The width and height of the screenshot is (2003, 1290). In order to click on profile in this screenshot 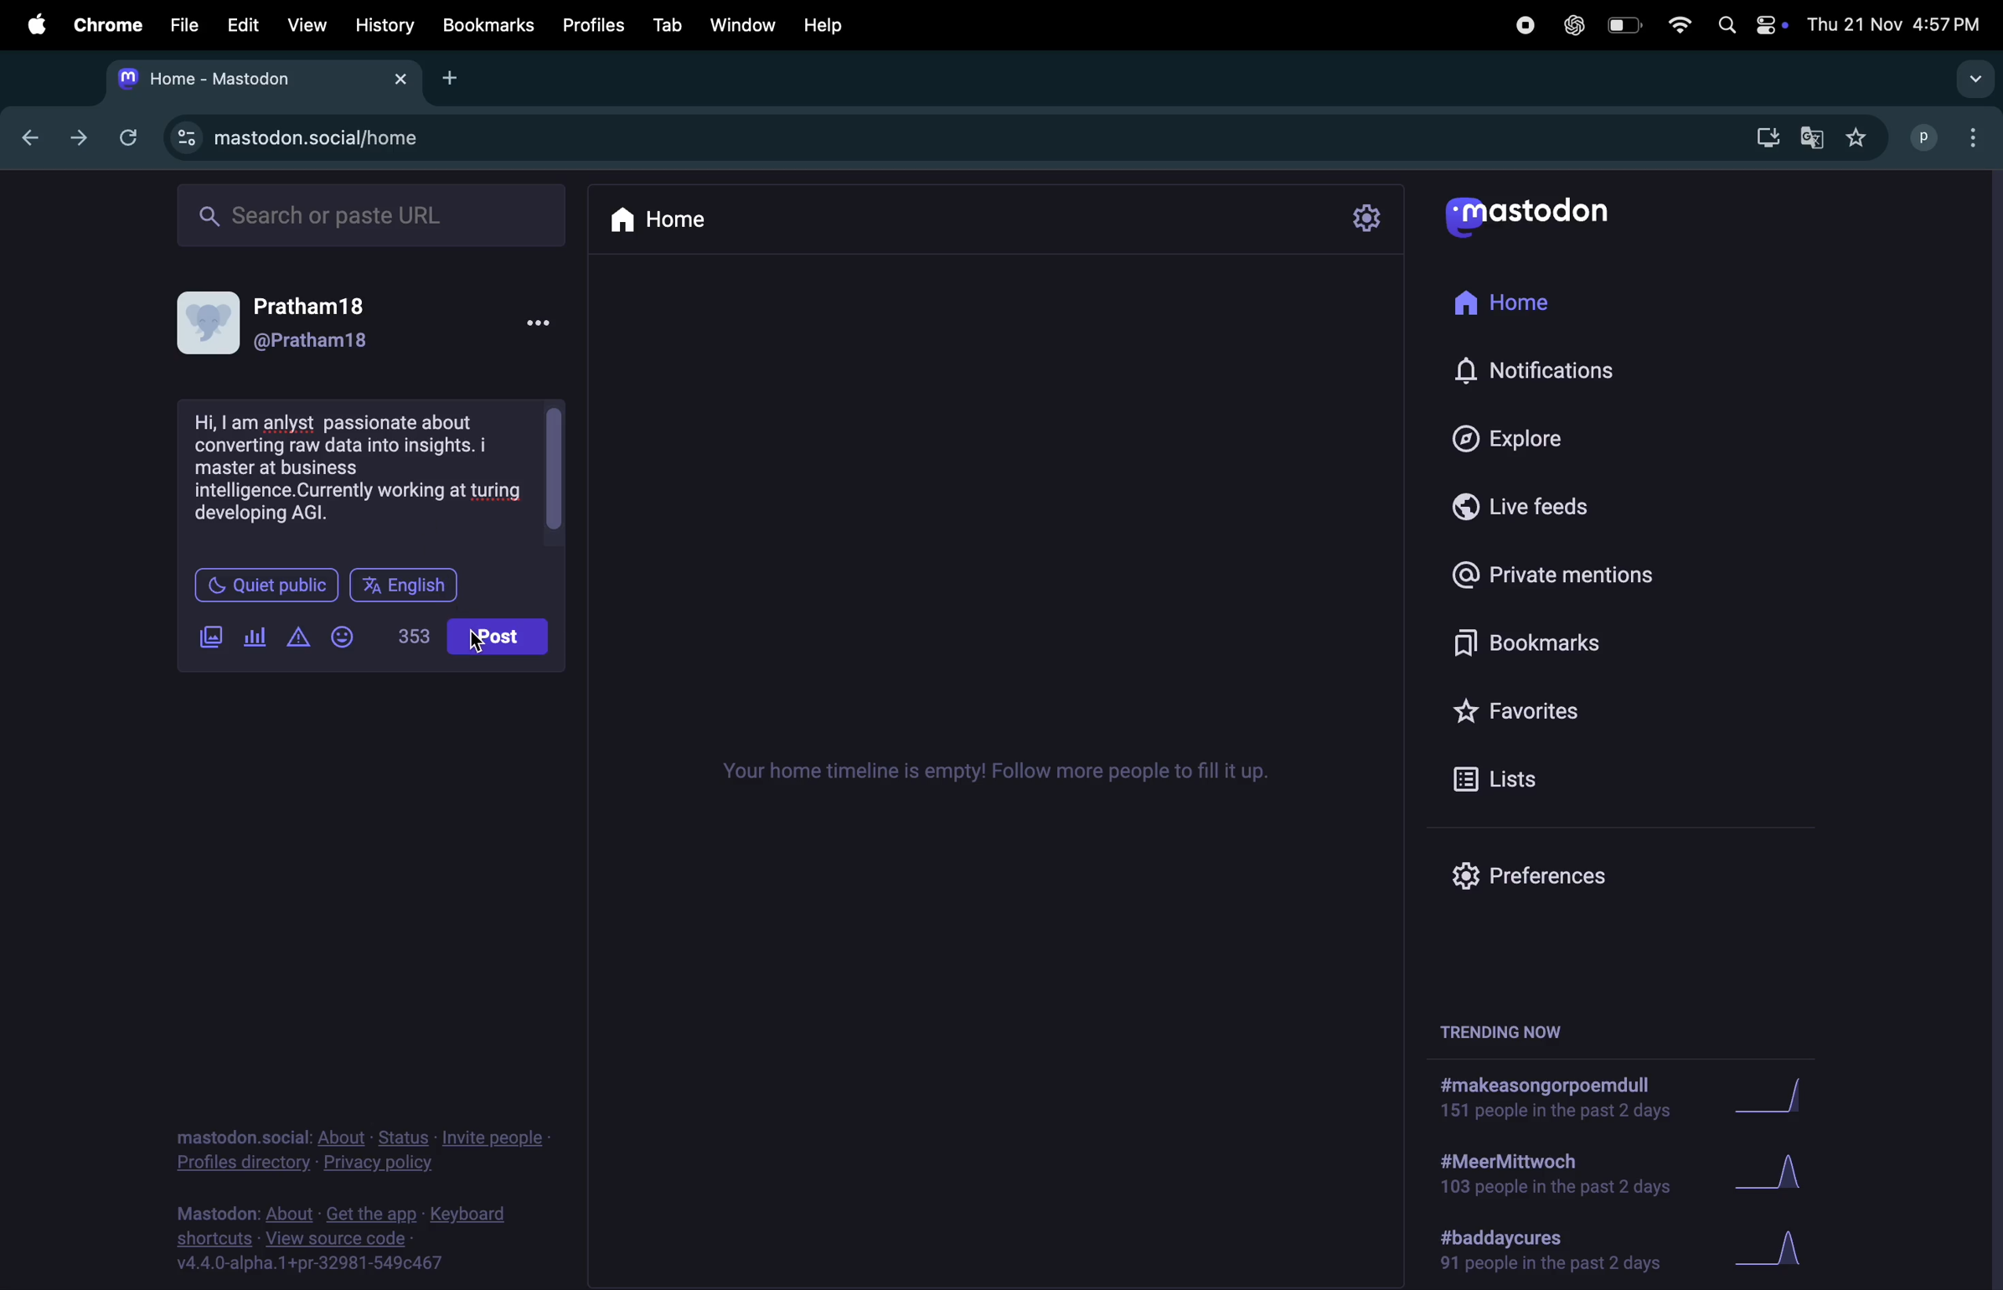, I will do `click(1917, 136)`.